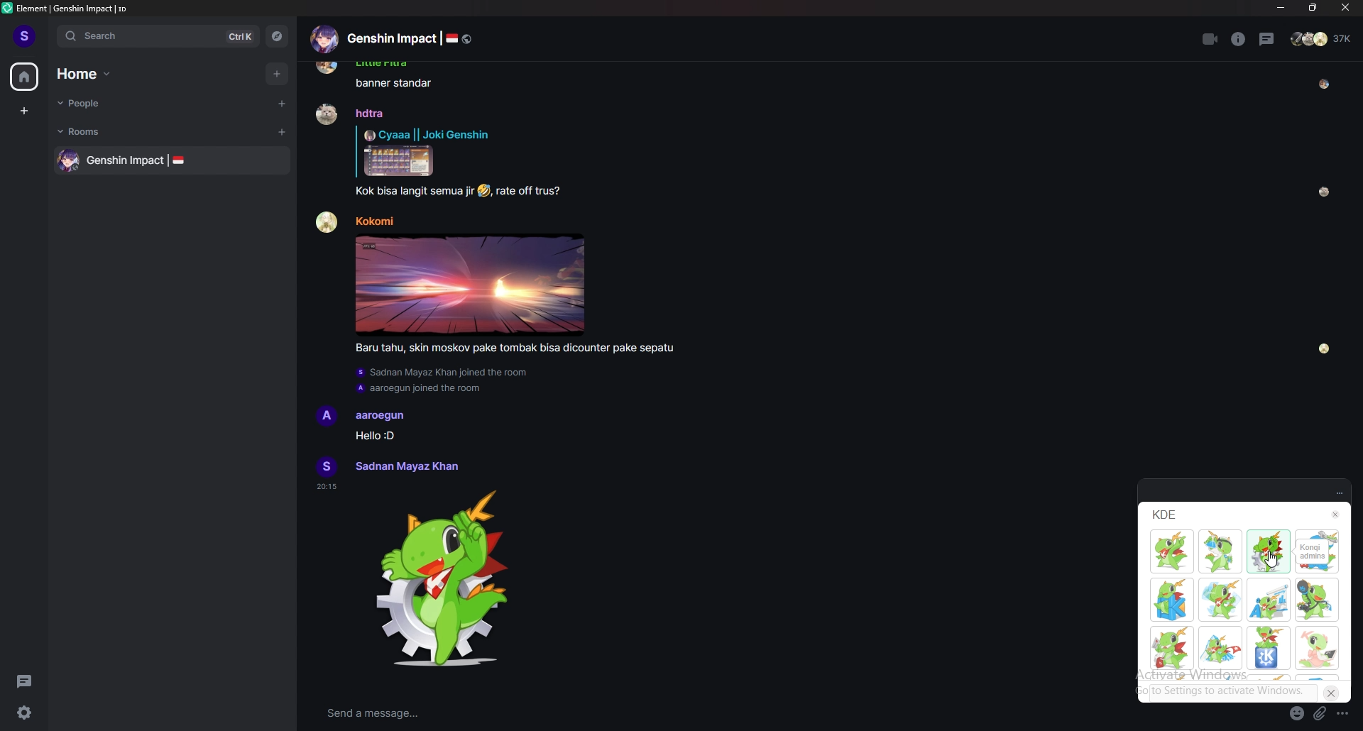 This screenshot has height=731, width=1363. I want to click on video call, so click(1211, 39).